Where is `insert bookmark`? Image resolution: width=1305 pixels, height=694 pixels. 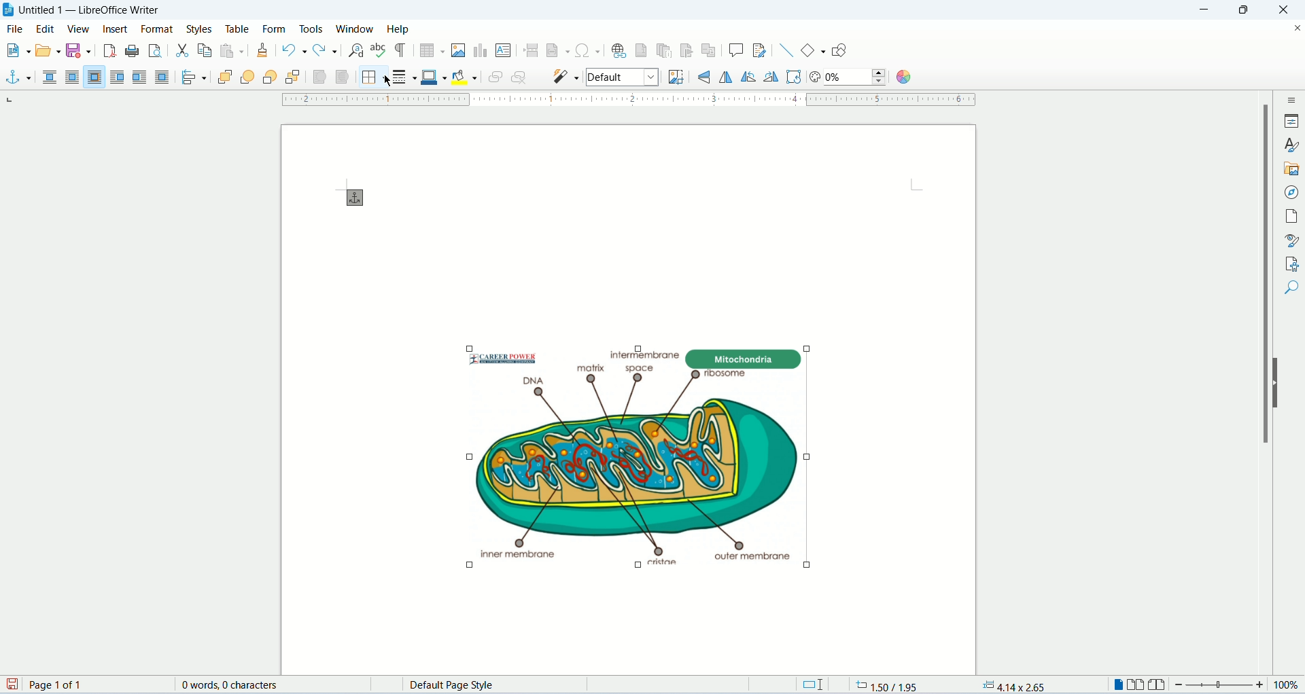
insert bookmark is located at coordinates (686, 50).